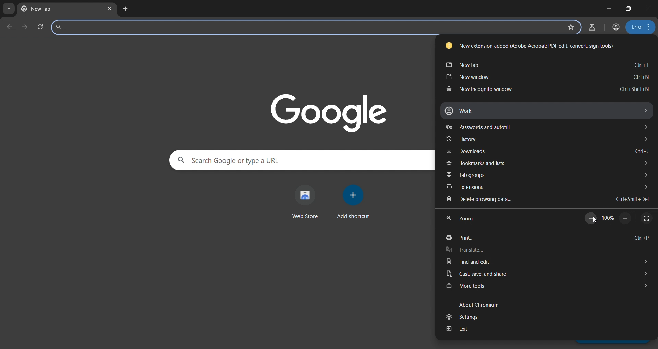  What do you see at coordinates (548, 286) in the screenshot?
I see `more tools` at bounding box center [548, 286].